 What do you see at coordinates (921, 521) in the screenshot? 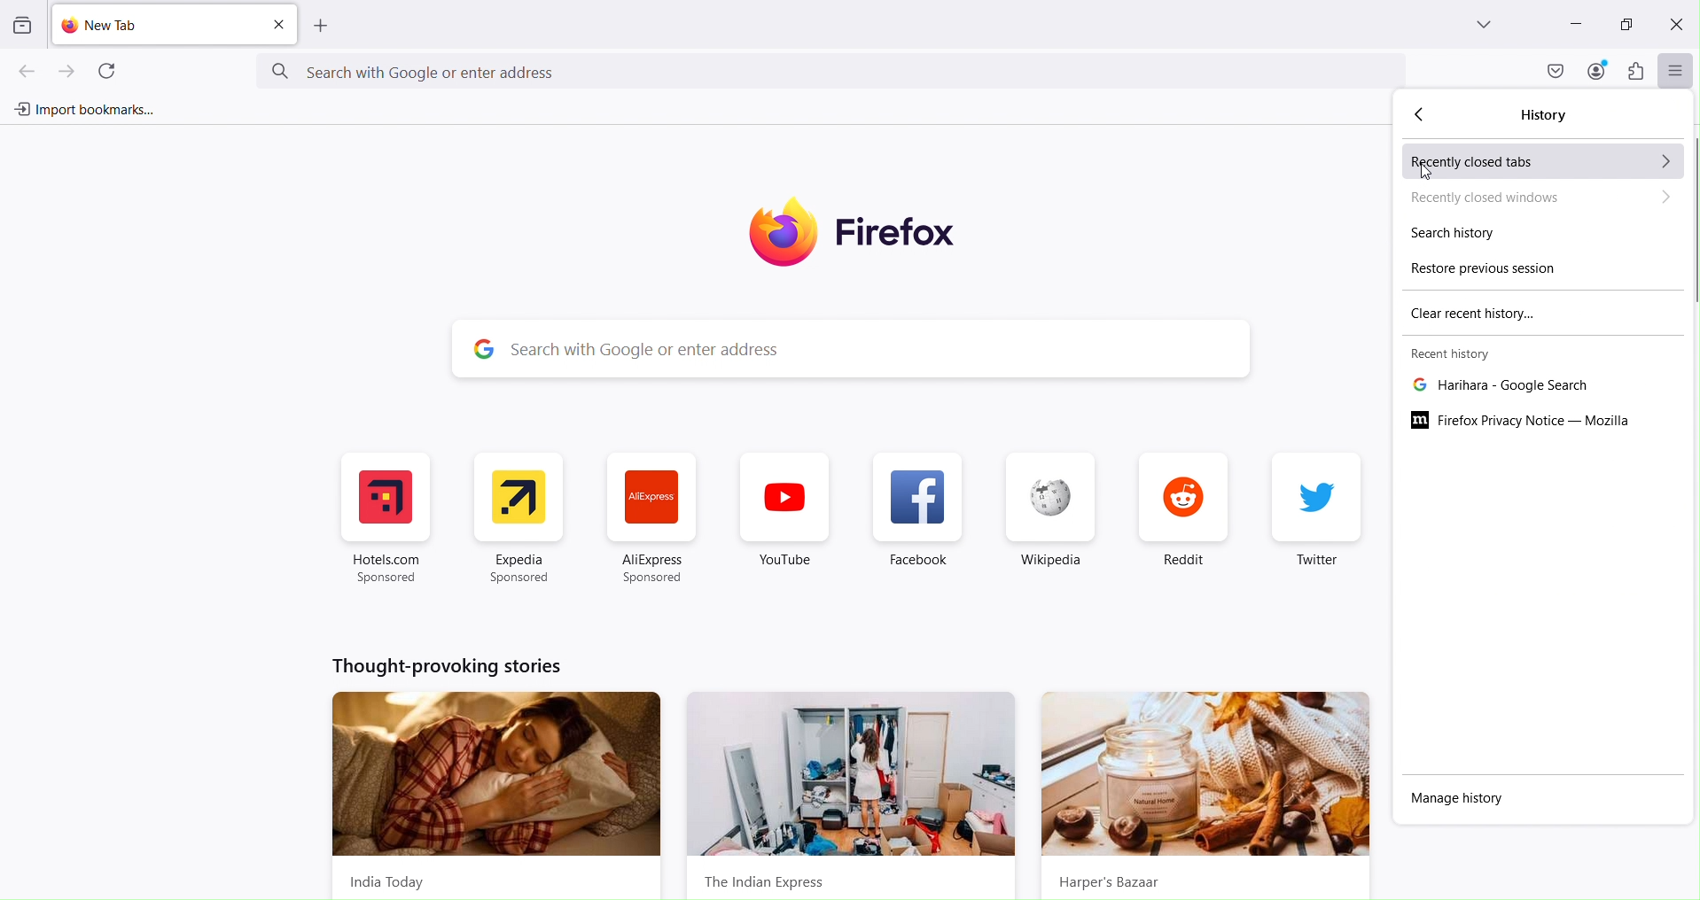
I see `Facebook Shortcut` at bounding box center [921, 521].